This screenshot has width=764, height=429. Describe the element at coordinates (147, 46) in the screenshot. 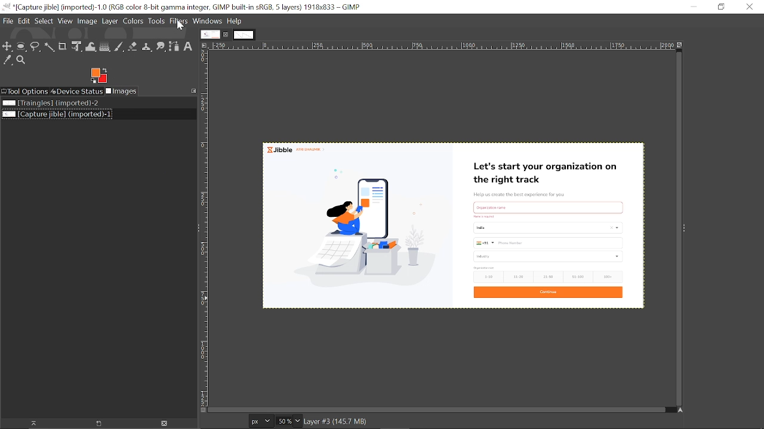

I see `Clone tool` at that location.